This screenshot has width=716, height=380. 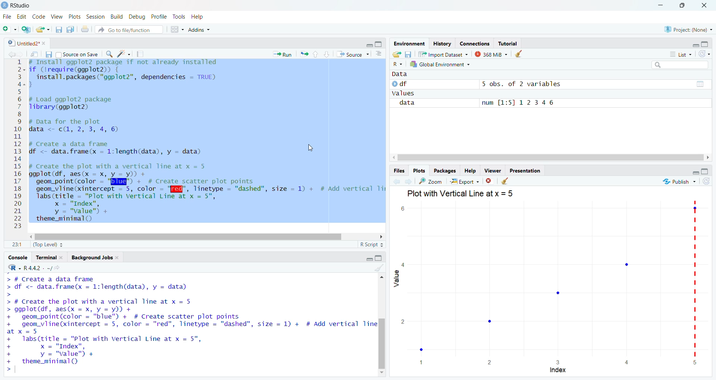 What do you see at coordinates (30, 267) in the screenshot?
I see `R442 . ~/` at bounding box center [30, 267].